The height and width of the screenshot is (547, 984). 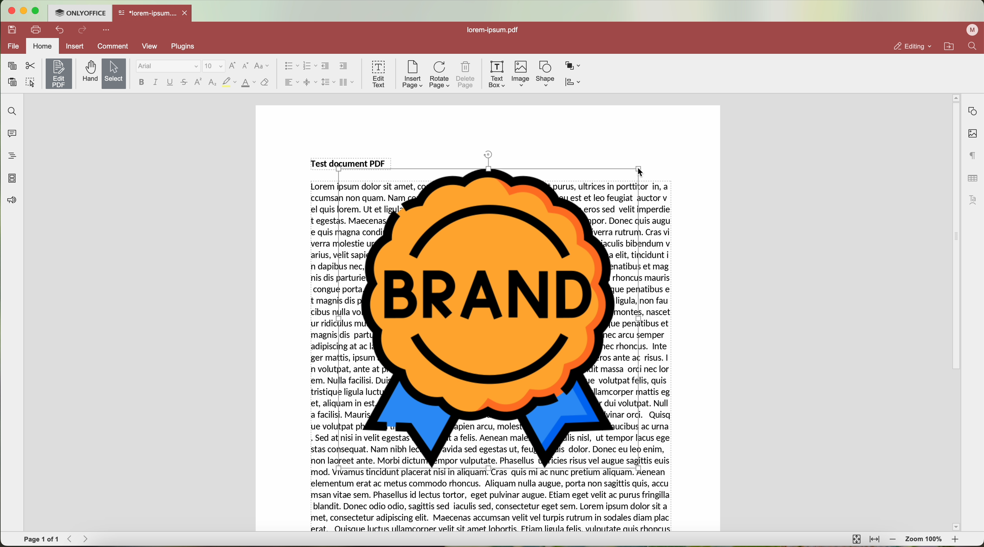 I want to click on change case, so click(x=262, y=66).